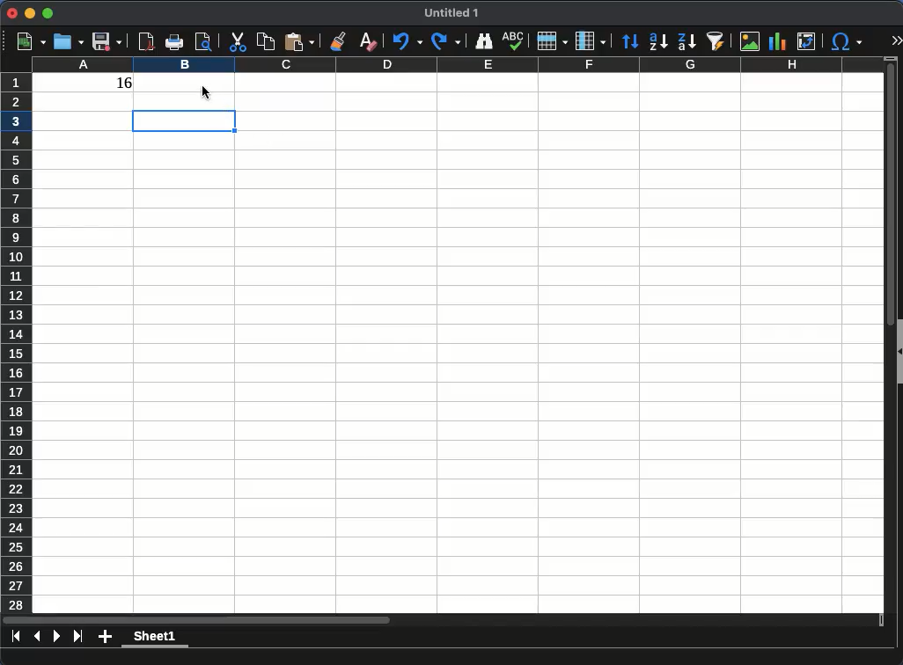 This screenshot has width=903, height=665. I want to click on collapse, so click(898, 353).